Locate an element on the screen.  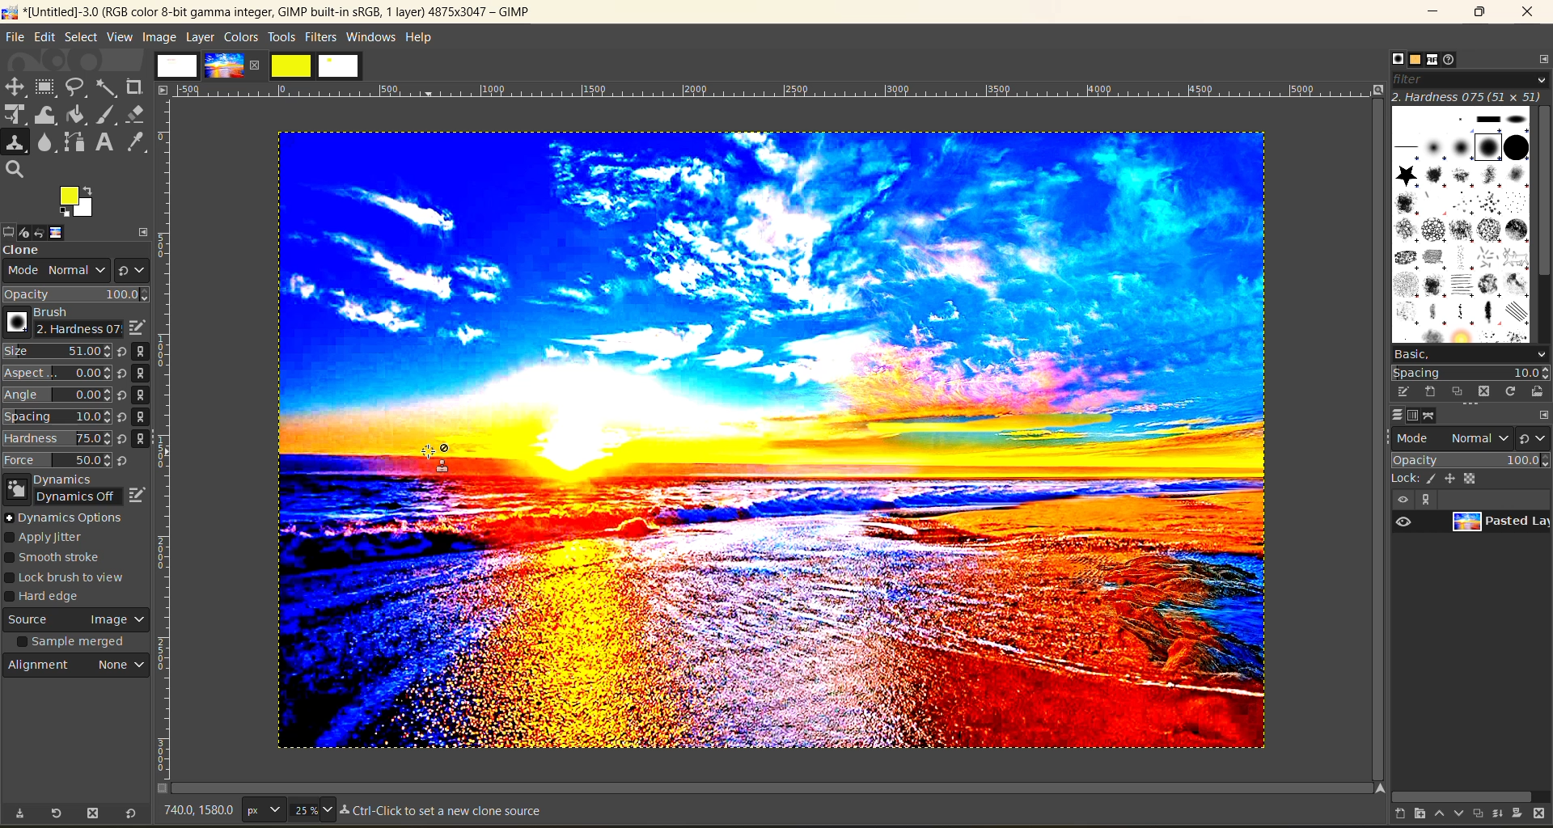
Size 51.00 is located at coordinates (55, 353).